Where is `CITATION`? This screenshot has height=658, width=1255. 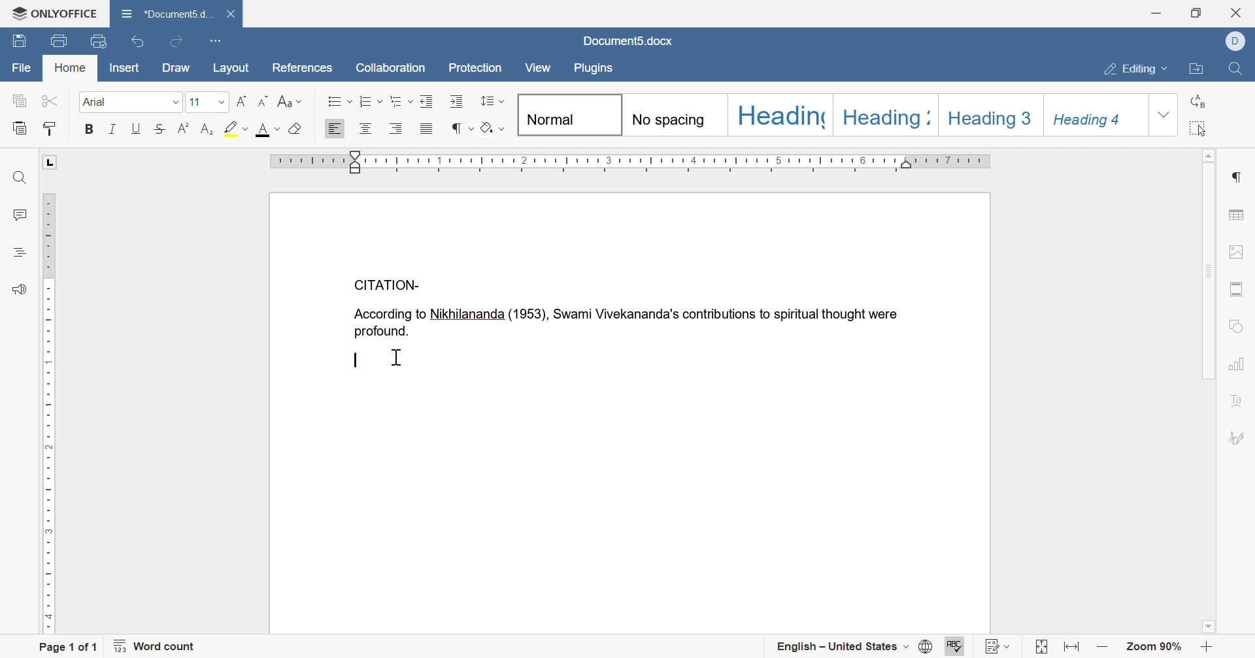 CITATION is located at coordinates (388, 285).